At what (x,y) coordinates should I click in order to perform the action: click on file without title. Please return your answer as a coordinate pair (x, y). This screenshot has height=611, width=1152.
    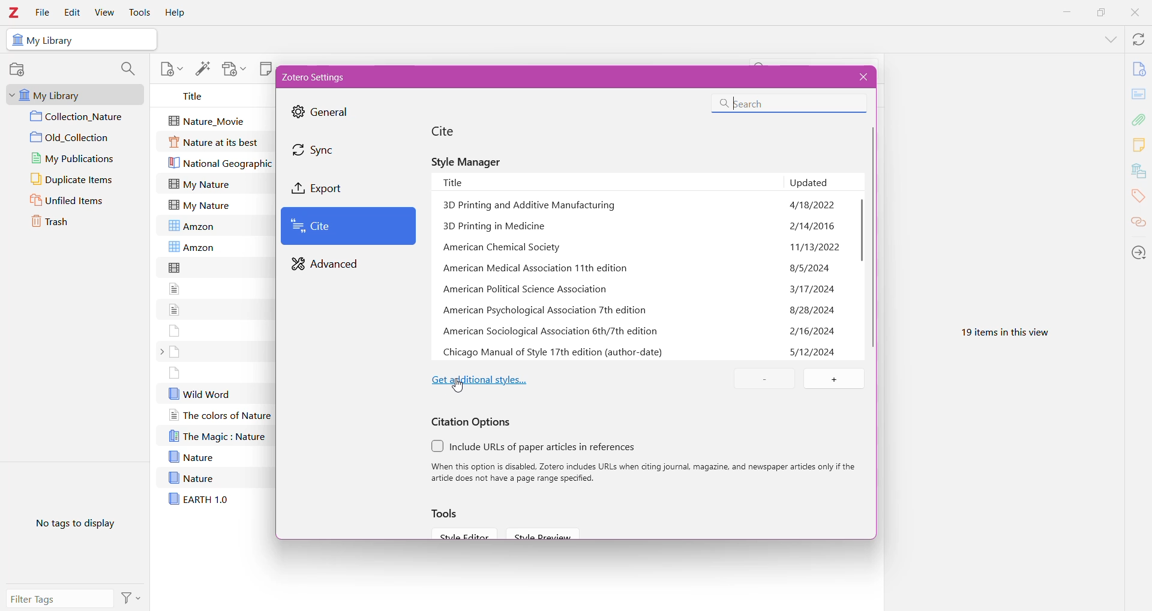
    Looking at the image, I should click on (176, 288).